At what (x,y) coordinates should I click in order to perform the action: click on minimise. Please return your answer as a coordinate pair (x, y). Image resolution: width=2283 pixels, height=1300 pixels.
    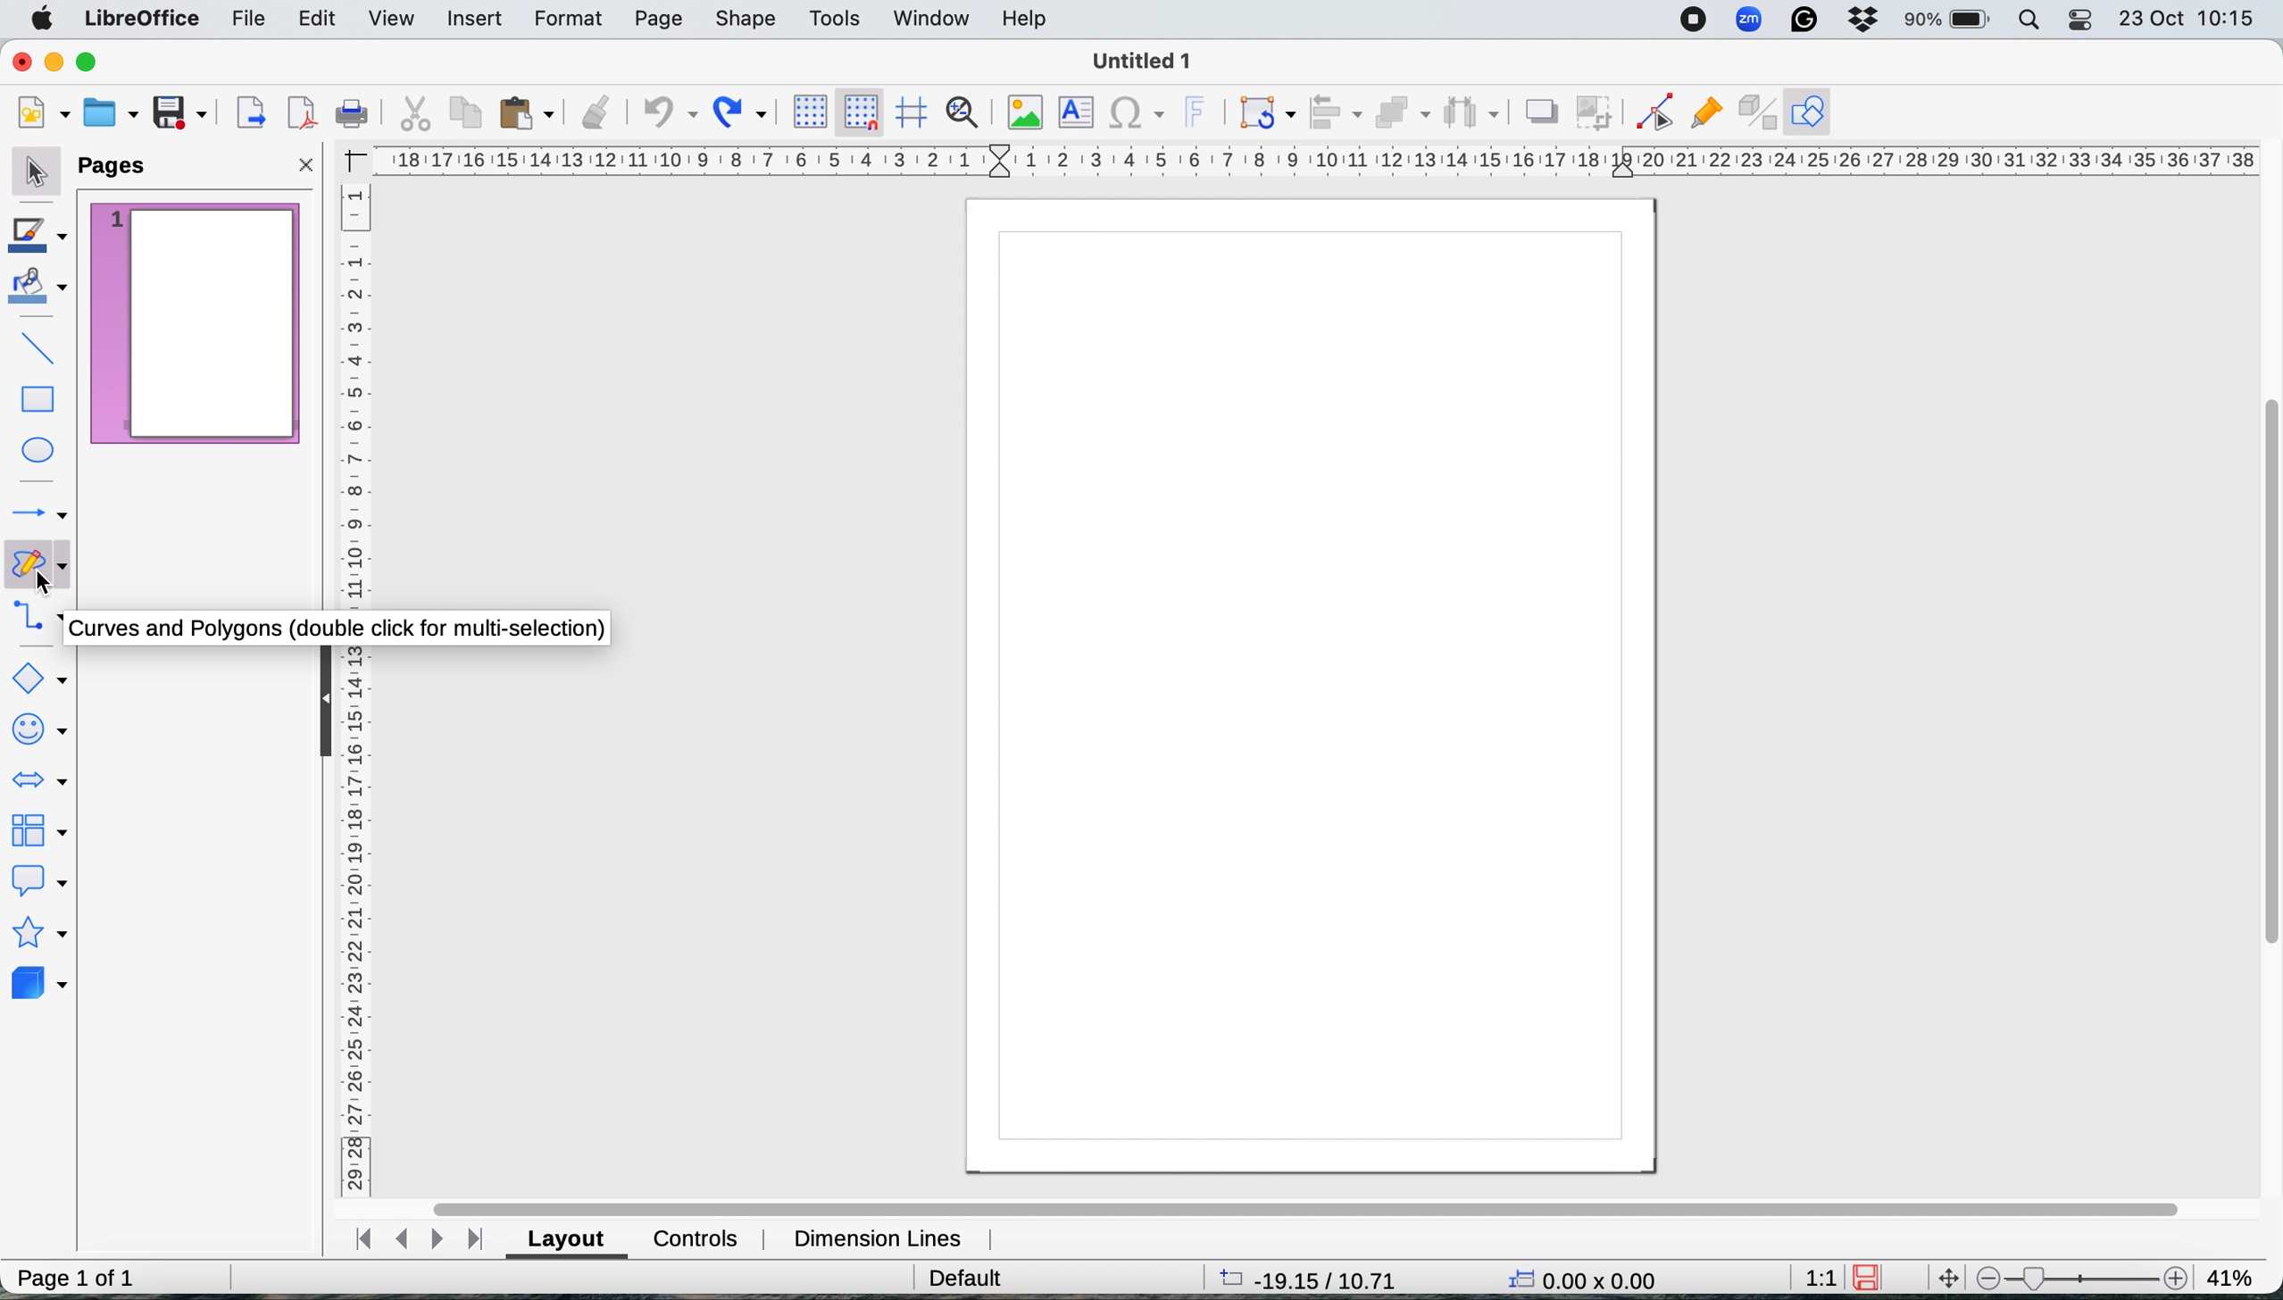
    Looking at the image, I should click on (54, 62).